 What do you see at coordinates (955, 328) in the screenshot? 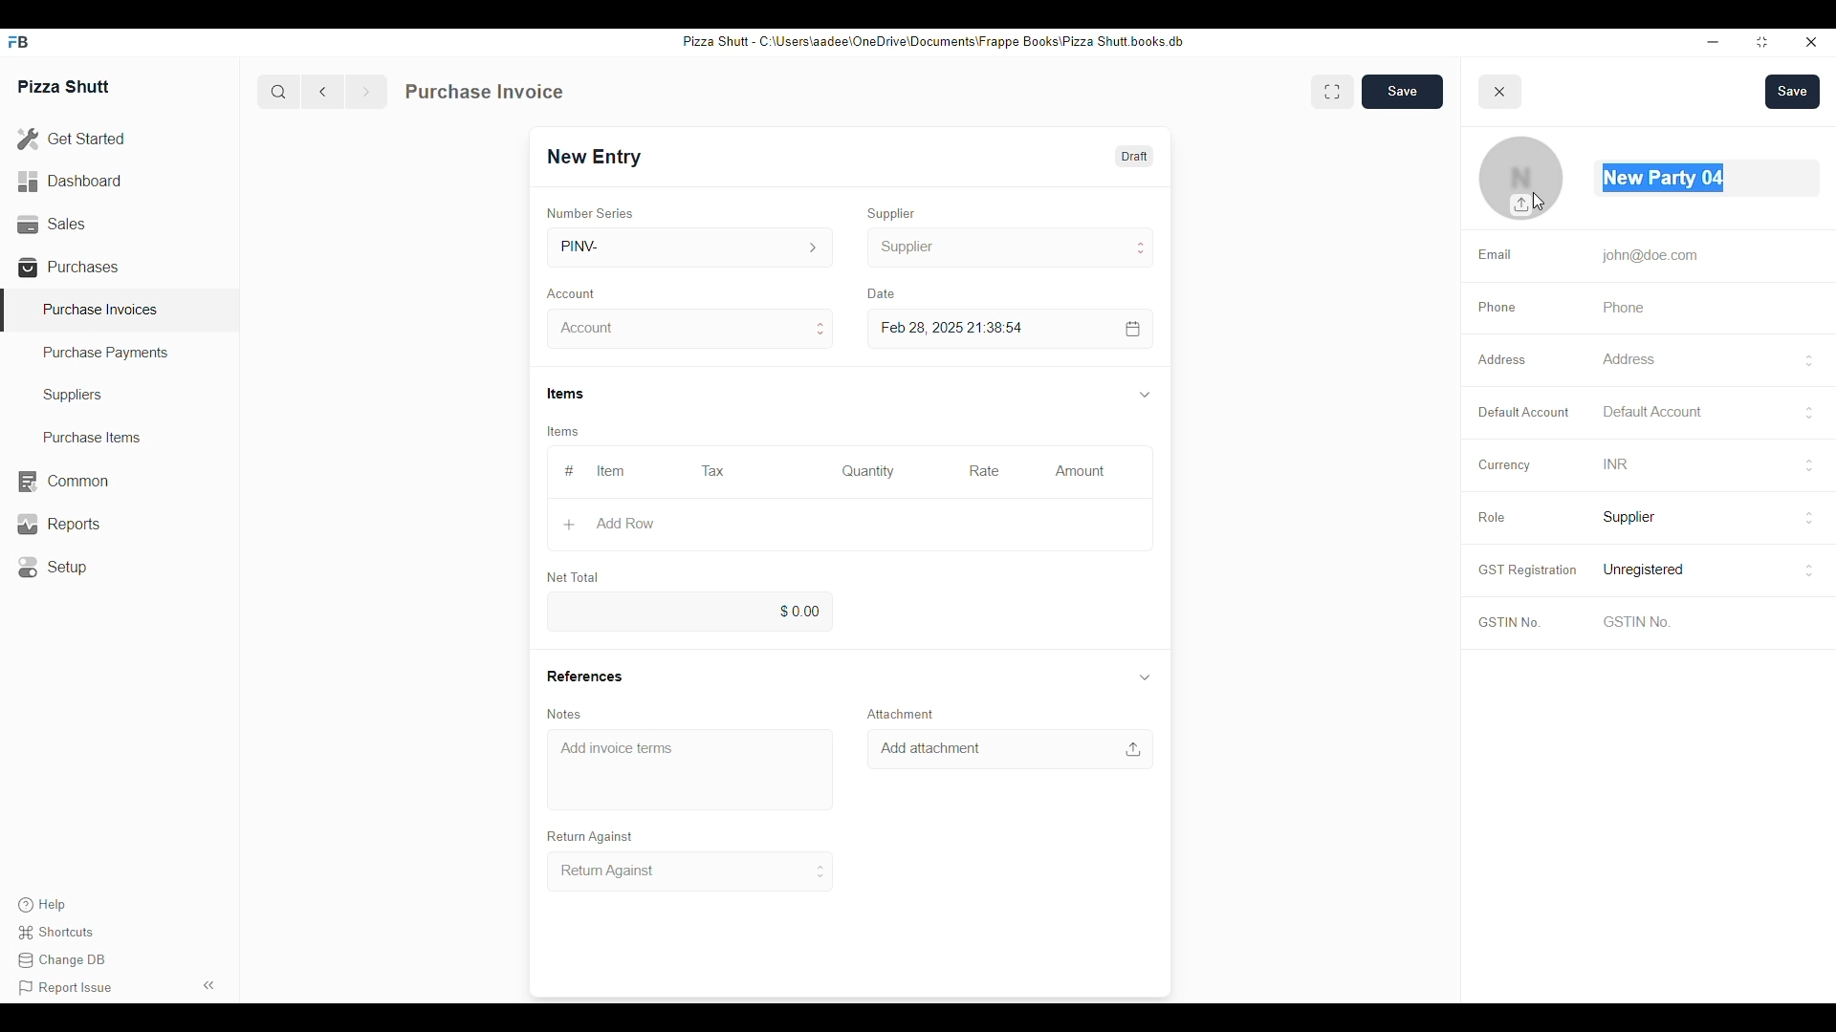
I see `Feb 28, 2025 21:38:54` at bounding box center [955, 328].